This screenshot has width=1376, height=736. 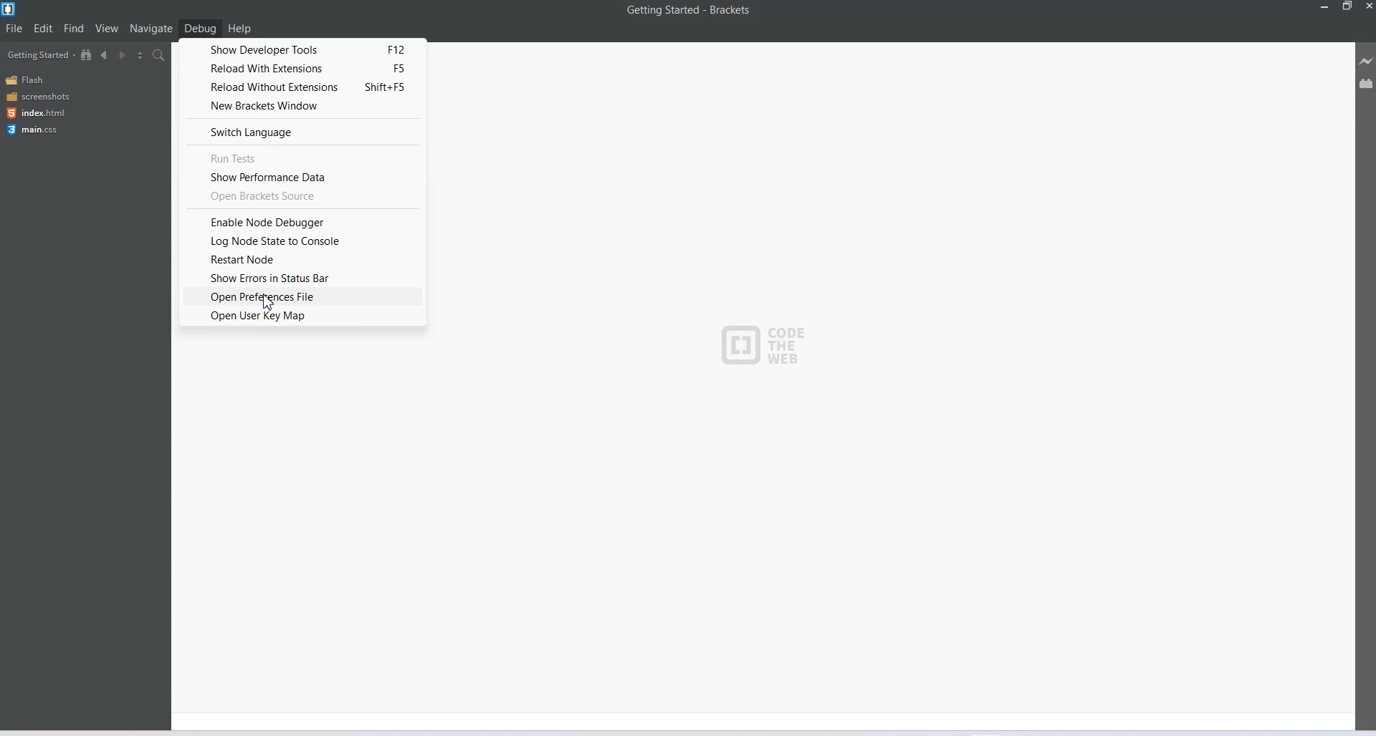 What do you see at coordinates (153, 29) in the screenshot?
I see `Navigate` at bounding box center [153, 29].